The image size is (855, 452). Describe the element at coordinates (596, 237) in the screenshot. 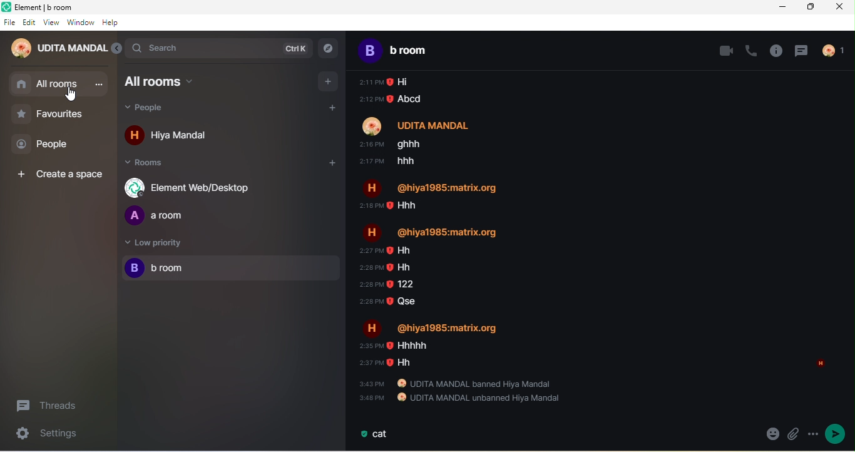

I see `older chat` at that location.